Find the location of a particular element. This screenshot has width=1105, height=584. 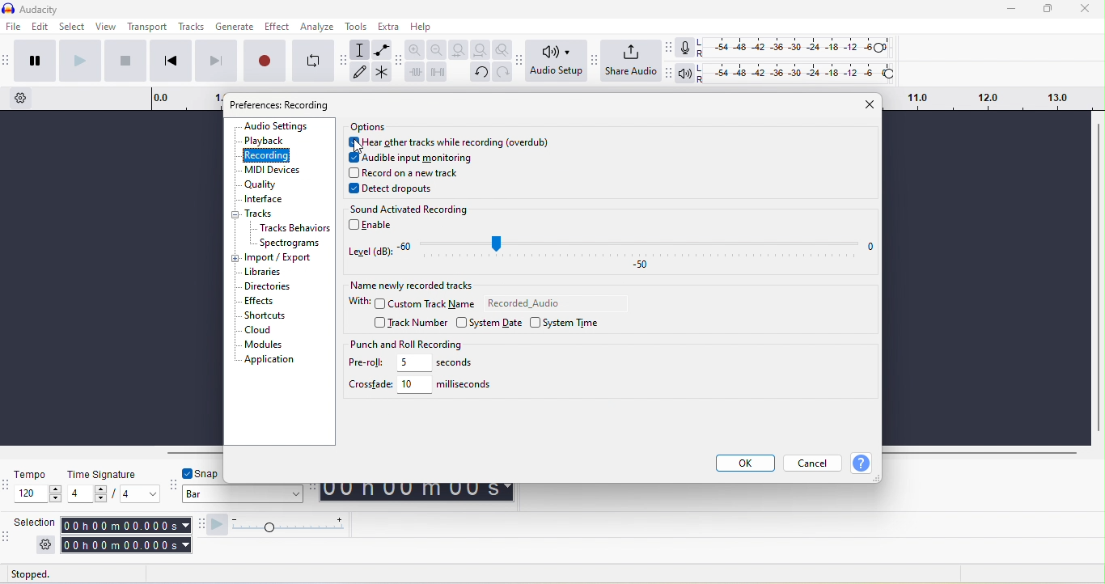

pre-roll is located at coordinates (366, 363).